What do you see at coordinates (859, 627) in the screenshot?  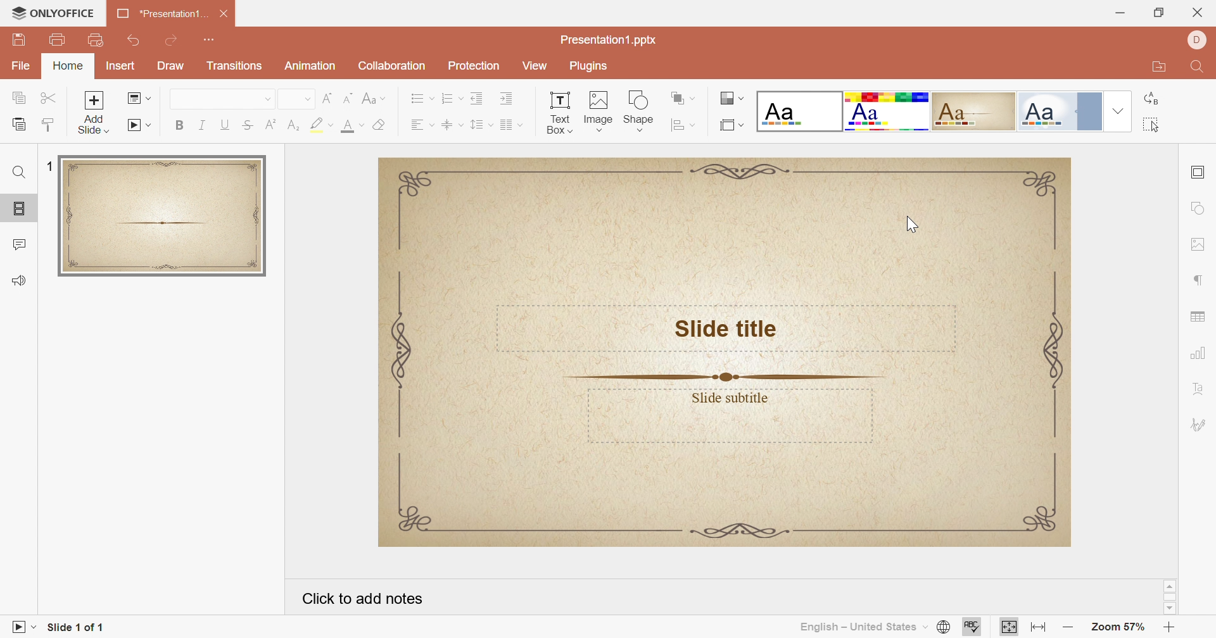 I see `English - United States` at bounding box center [859, 627].